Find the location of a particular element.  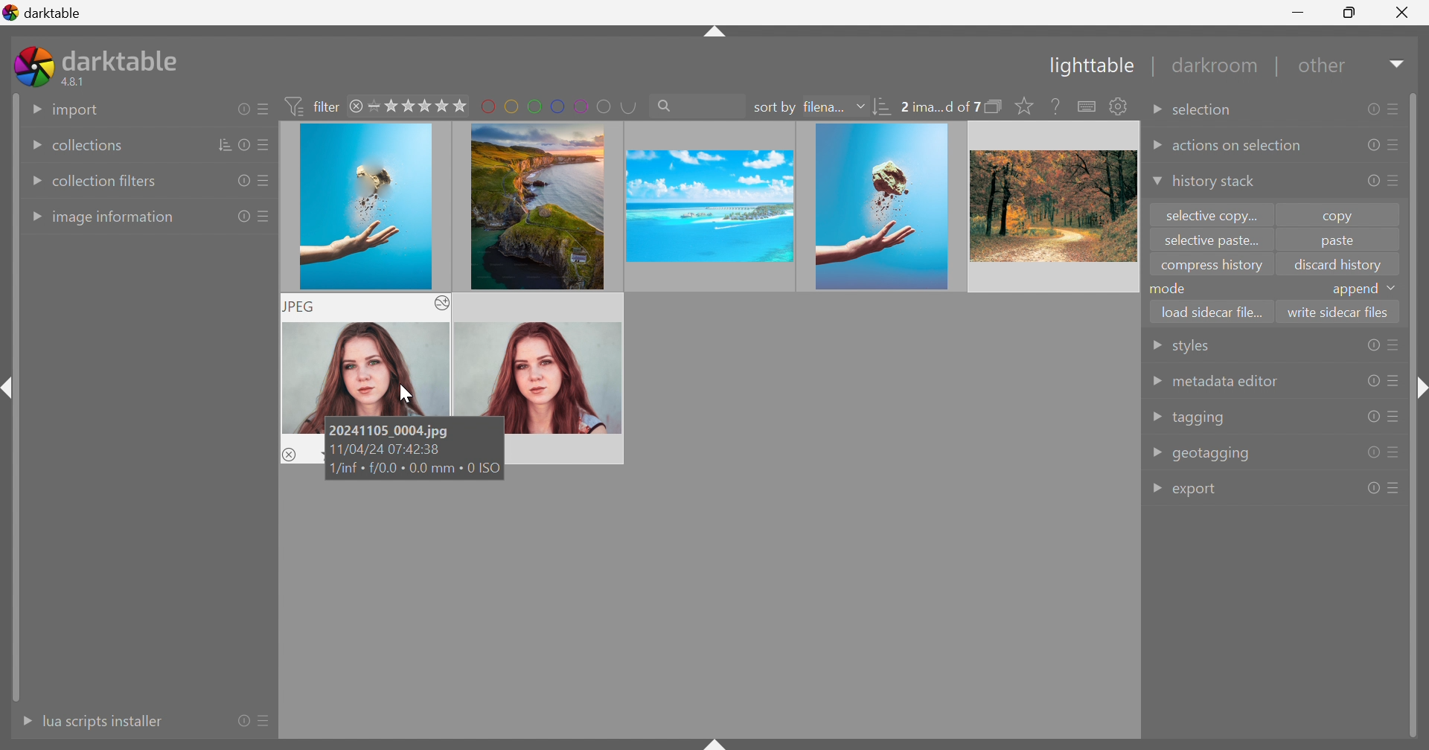

shift+ctrl+b is located at coordinates (716, 741).